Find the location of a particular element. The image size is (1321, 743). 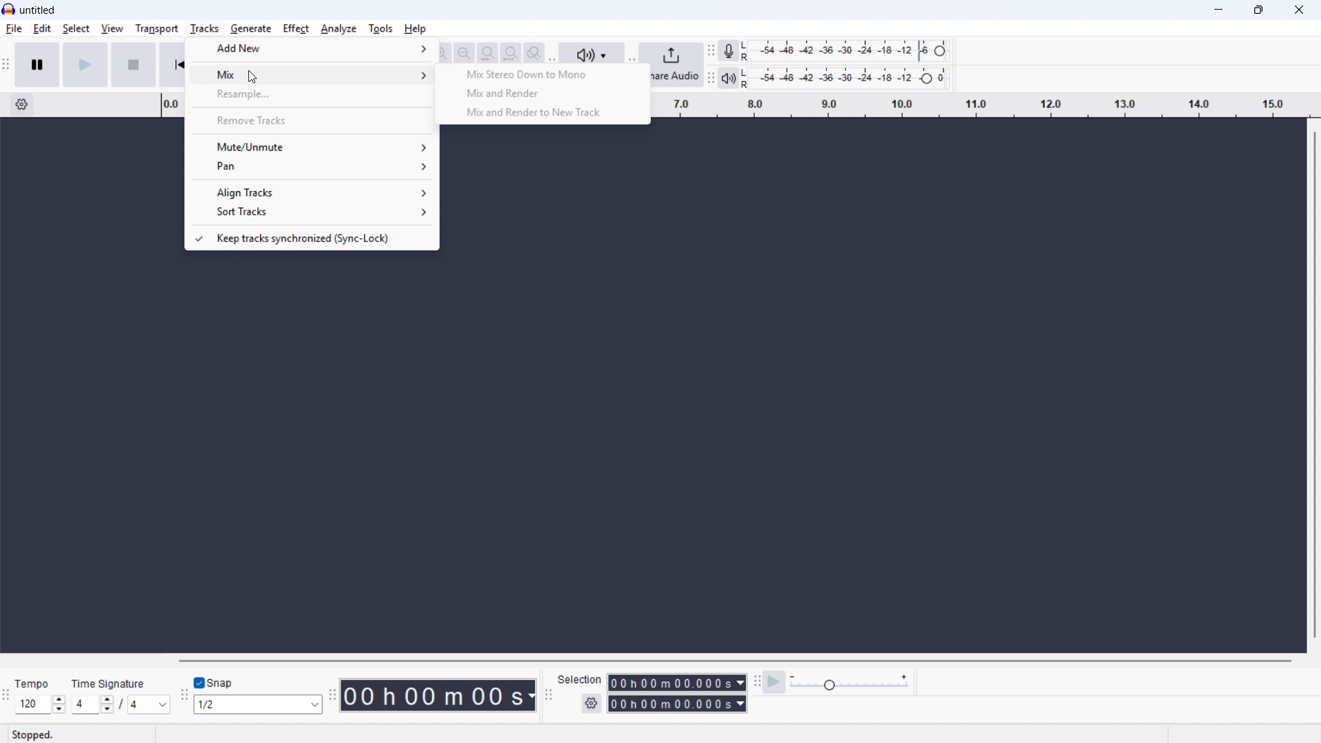

time signature is located at coordinates (109, 684).